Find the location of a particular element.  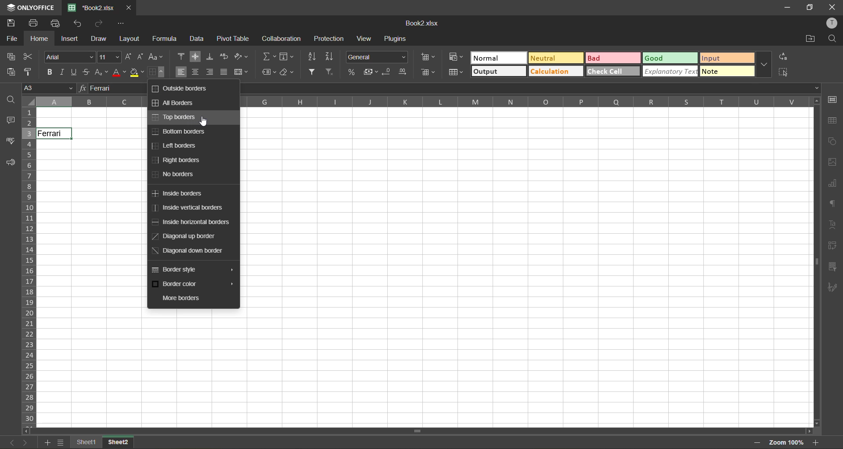

inside vertical borders is located at coordinates (188, 208).